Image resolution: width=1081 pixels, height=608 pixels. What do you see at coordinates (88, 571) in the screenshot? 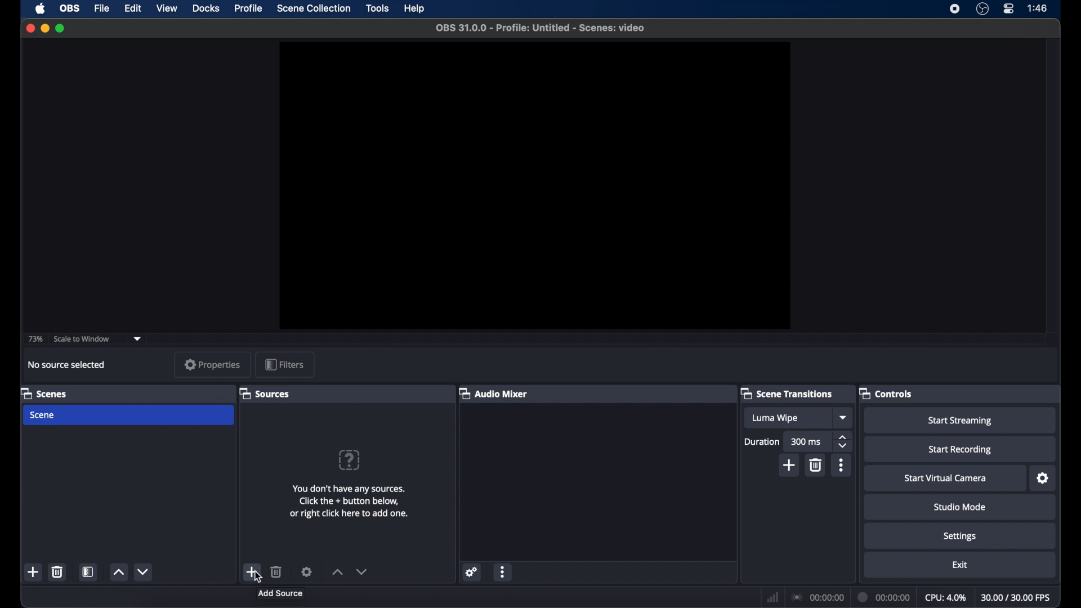
I see `scene filters` at bounding box center [88, 571].